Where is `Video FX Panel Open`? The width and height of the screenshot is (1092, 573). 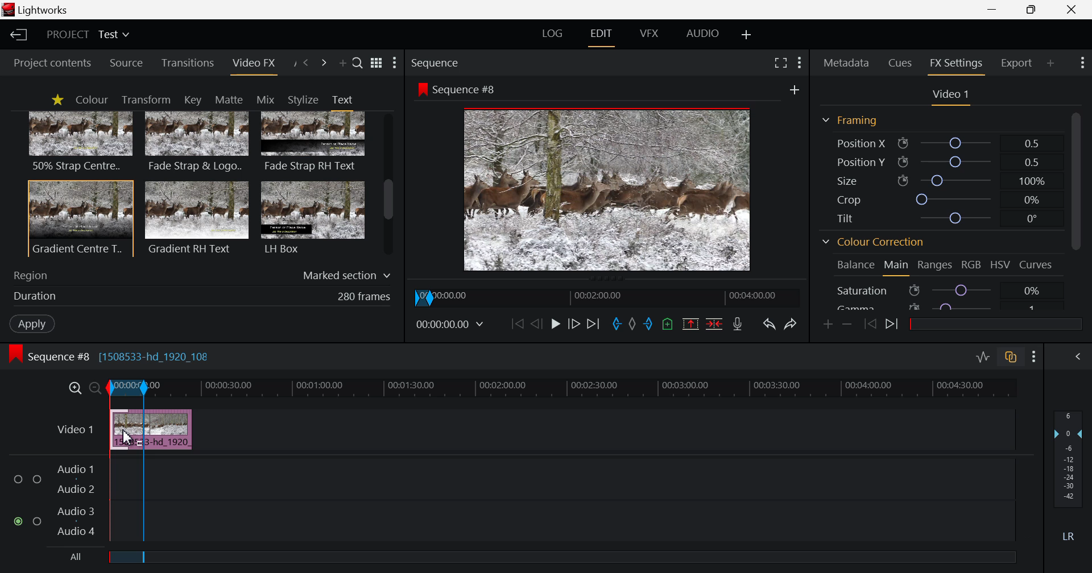
Video FX Panel Open is located at coordinates (256, 65).